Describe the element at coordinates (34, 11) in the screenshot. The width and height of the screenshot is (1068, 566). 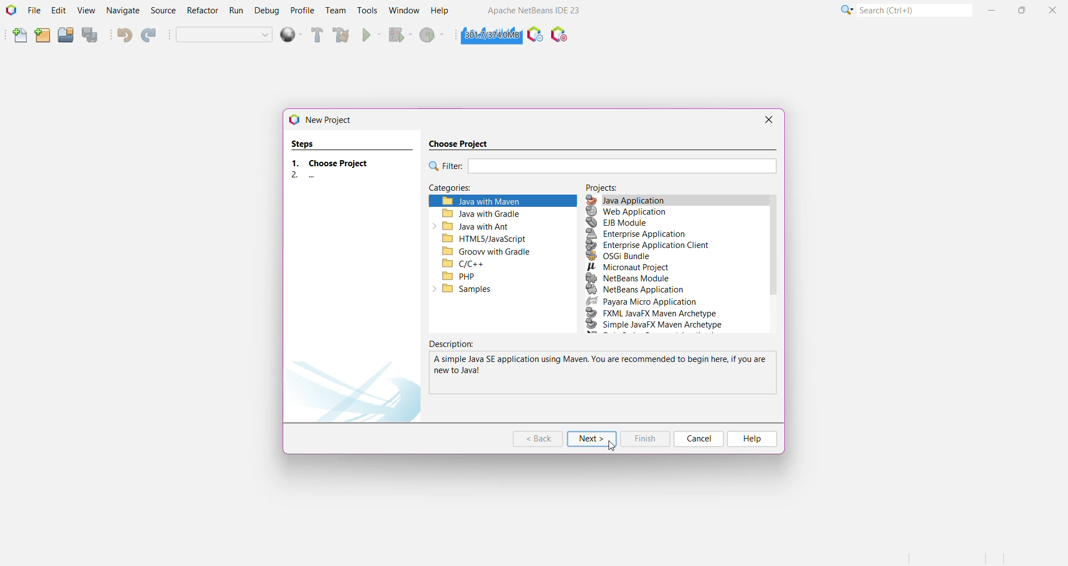
I see `File` at that location.